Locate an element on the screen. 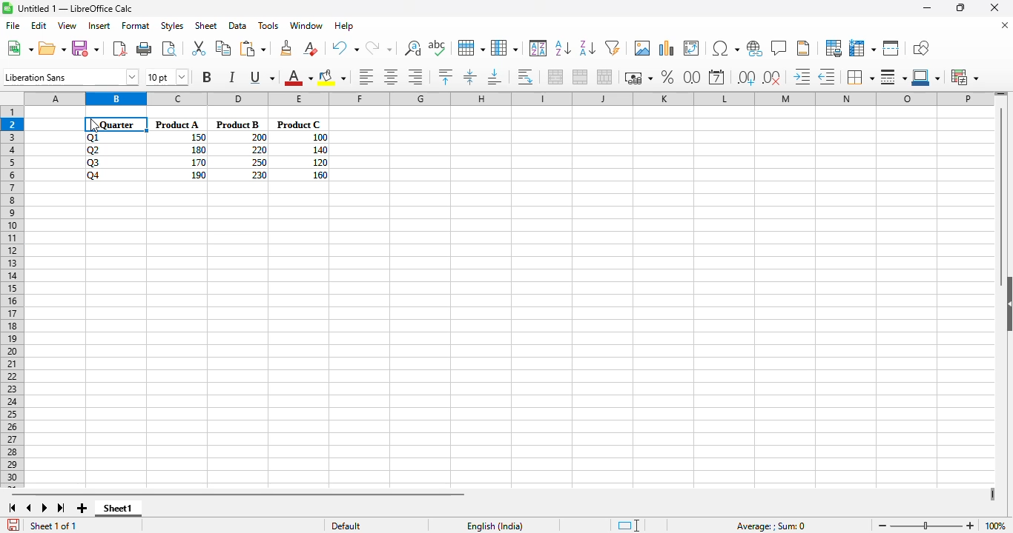  underline is located at coordinates (261, 77).